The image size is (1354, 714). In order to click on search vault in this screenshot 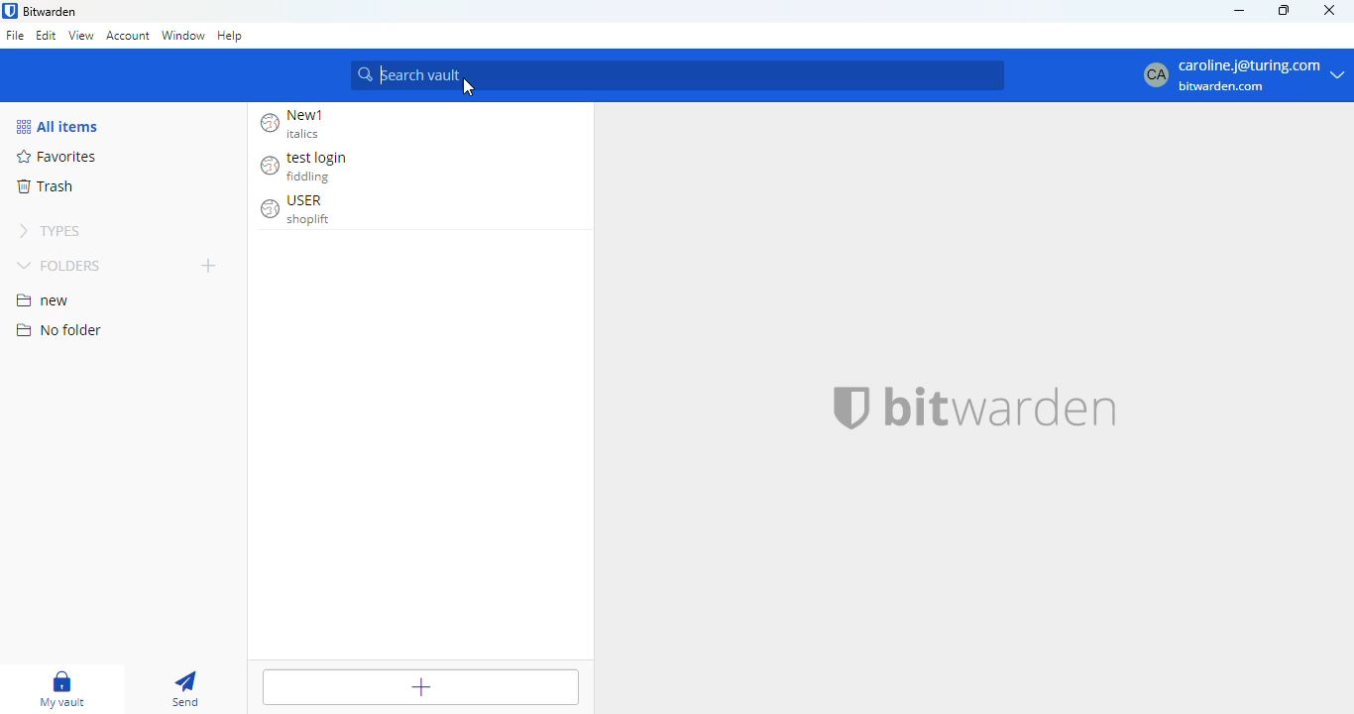, I will do `click(680, 73)`.